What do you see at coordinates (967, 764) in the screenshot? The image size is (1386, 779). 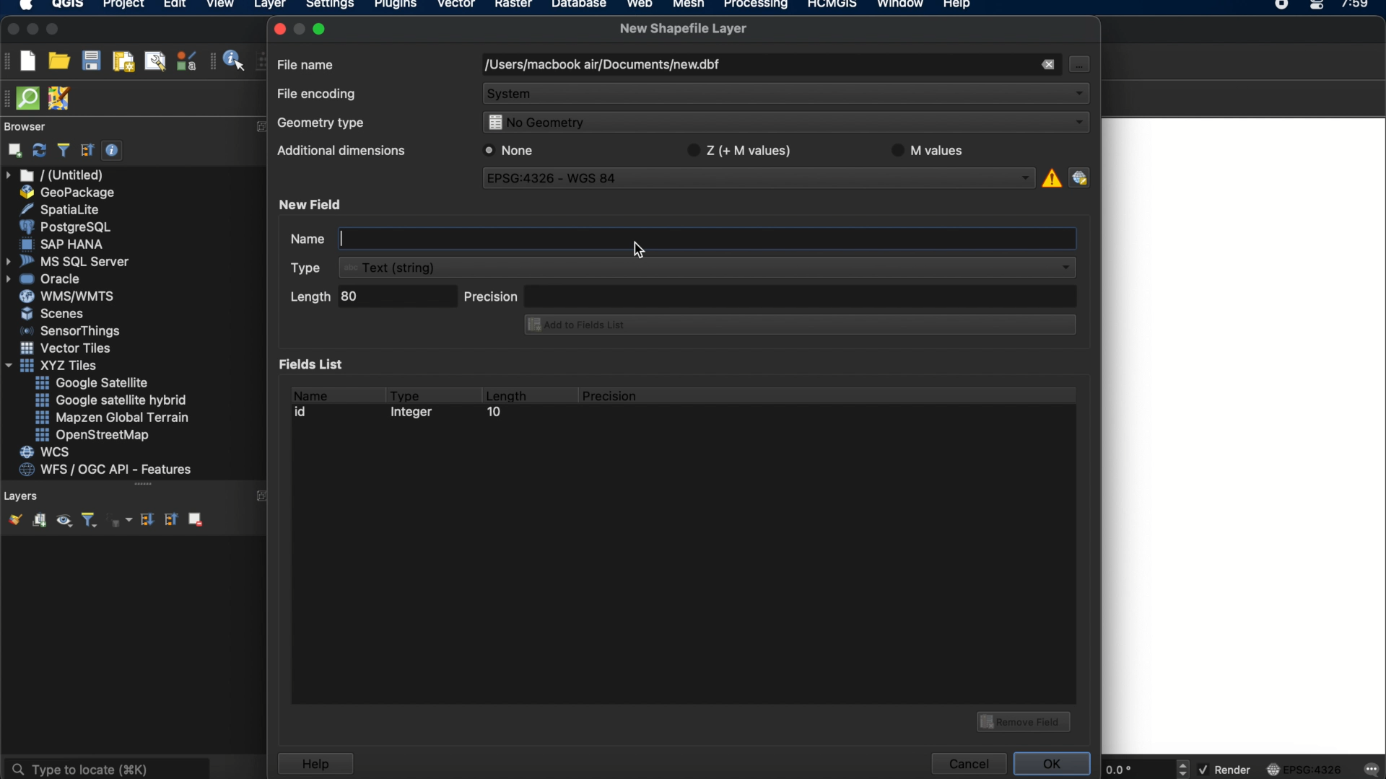 I see `cancel` at bounding box center [967, 764].